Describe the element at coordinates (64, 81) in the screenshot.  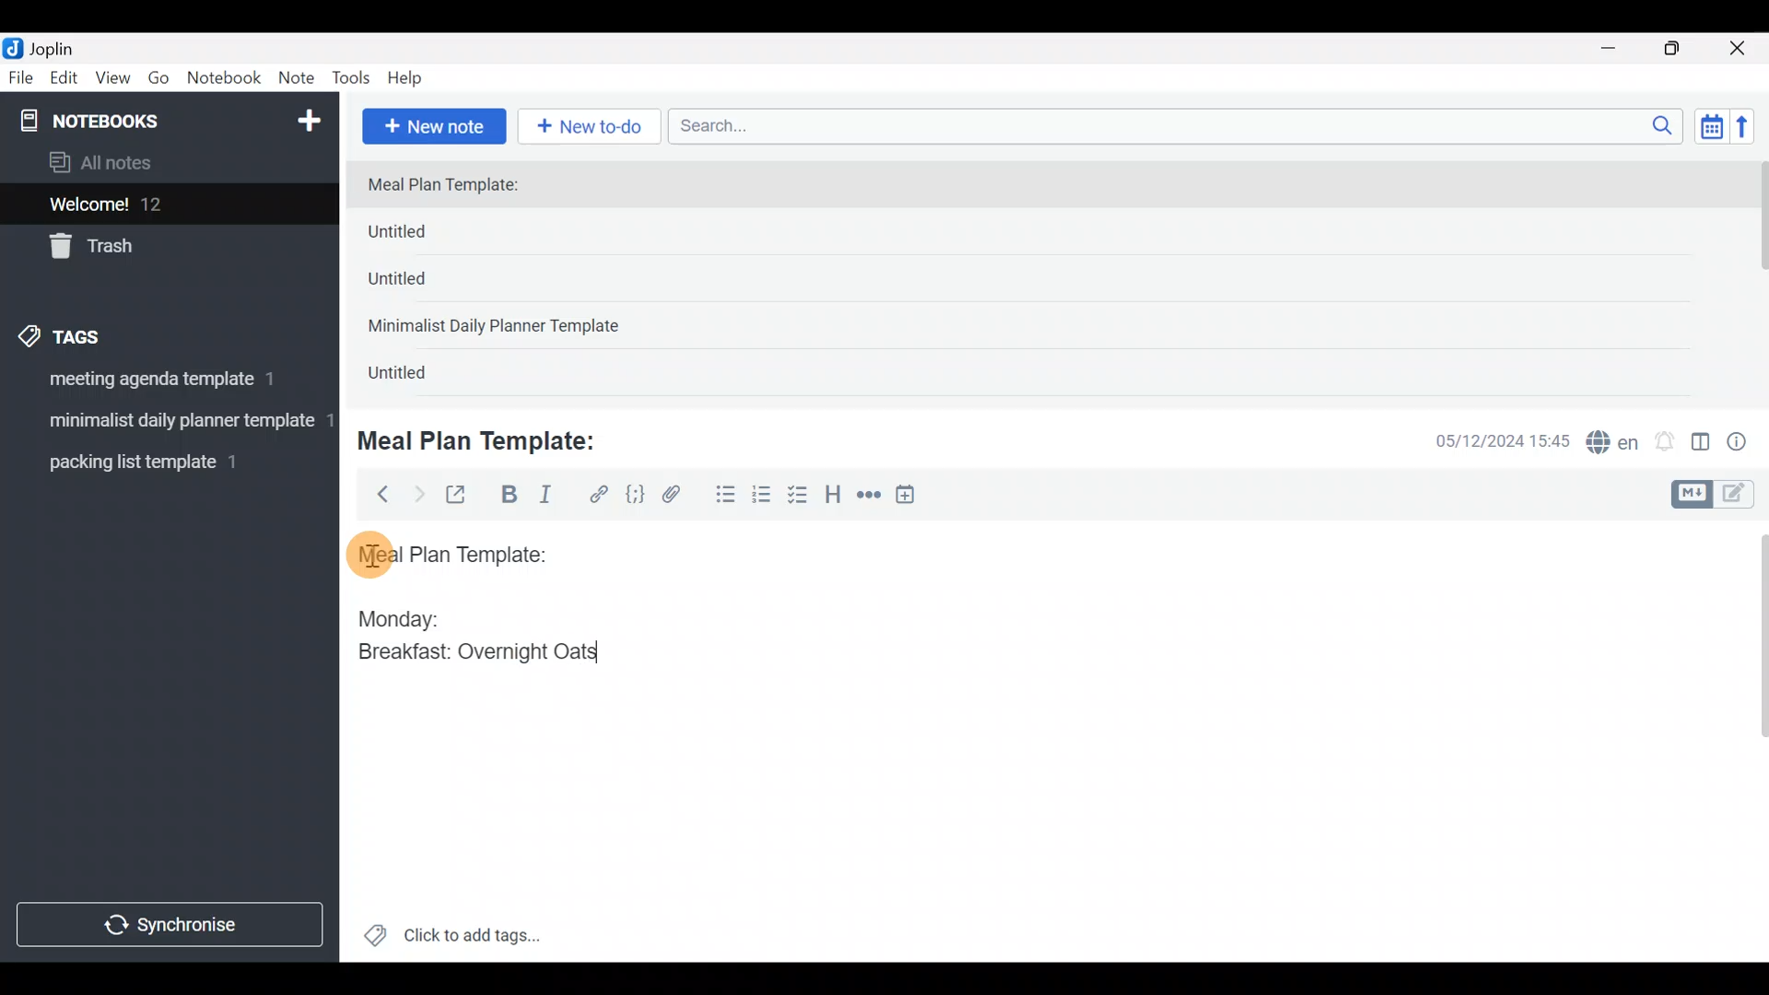
I see `Edit` at that location.